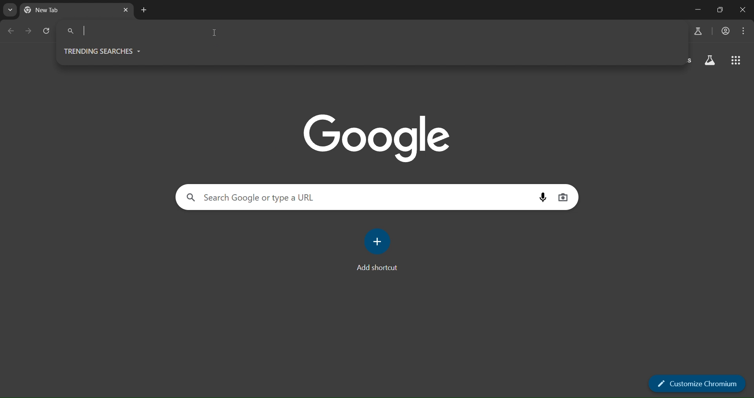  Describe the element at coordinates (696, 10) in the screenshot. I see `minimize` at that location.